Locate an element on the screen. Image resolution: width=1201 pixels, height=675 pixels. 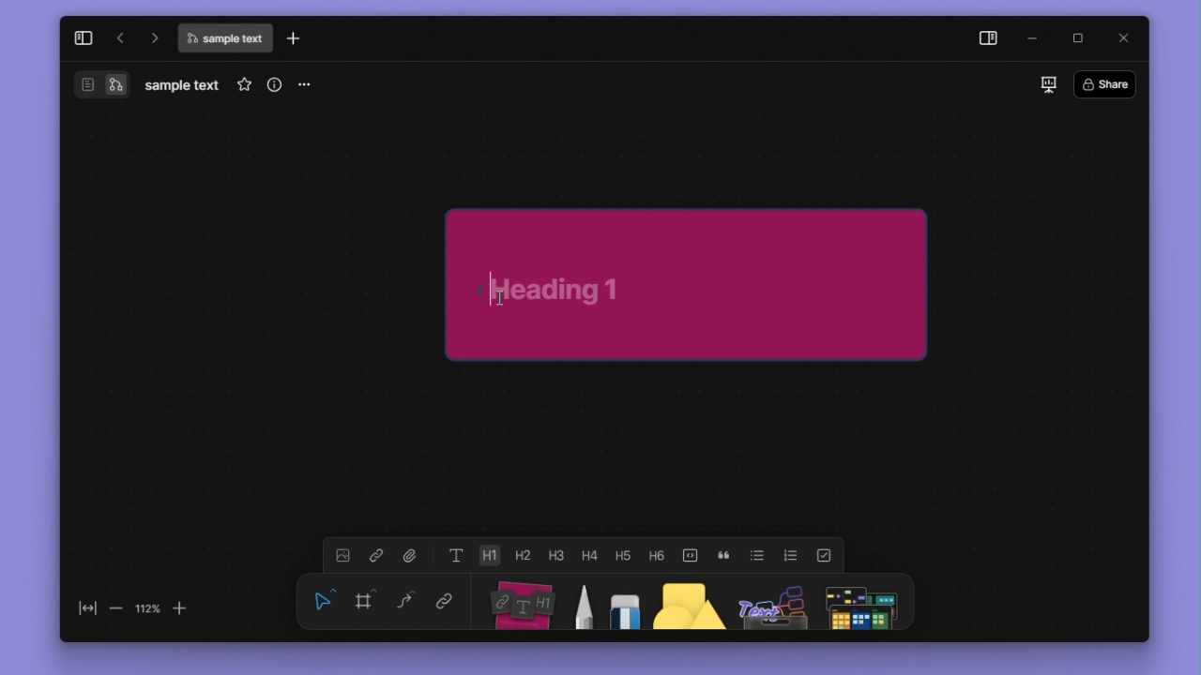
Heading 2 is located at coordinates (522, 555).